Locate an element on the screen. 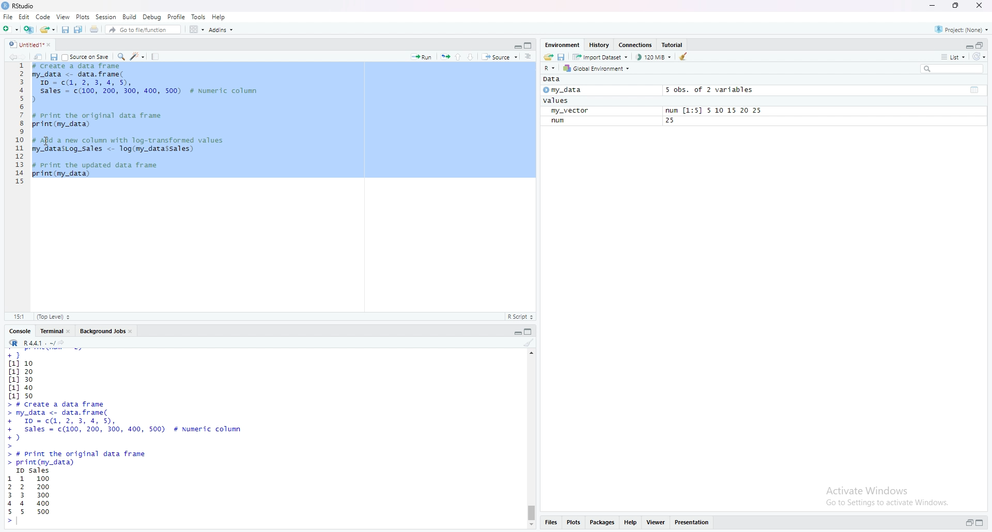  close is located at coordinates (984, 6).